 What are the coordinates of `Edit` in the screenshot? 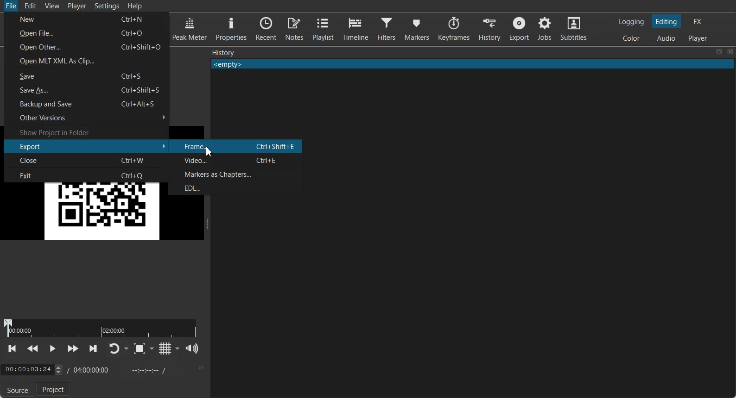 It's located at (30, 6).